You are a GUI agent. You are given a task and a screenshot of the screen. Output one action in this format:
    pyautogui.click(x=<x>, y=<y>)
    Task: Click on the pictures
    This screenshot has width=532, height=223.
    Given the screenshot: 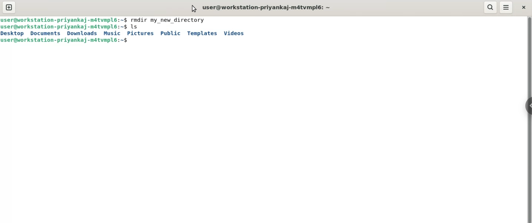 What is the action you would take?
    pyautogui.click(x=140, y=33)
    